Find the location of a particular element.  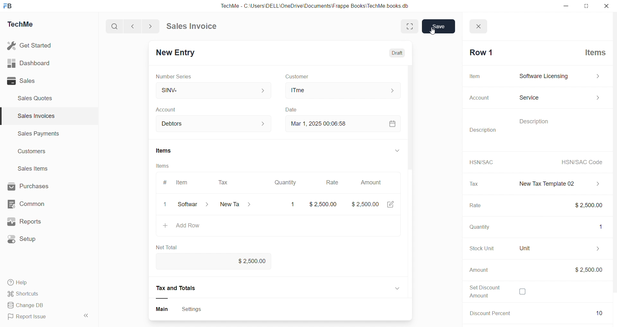

Rate is located at coordinates (331, 181).